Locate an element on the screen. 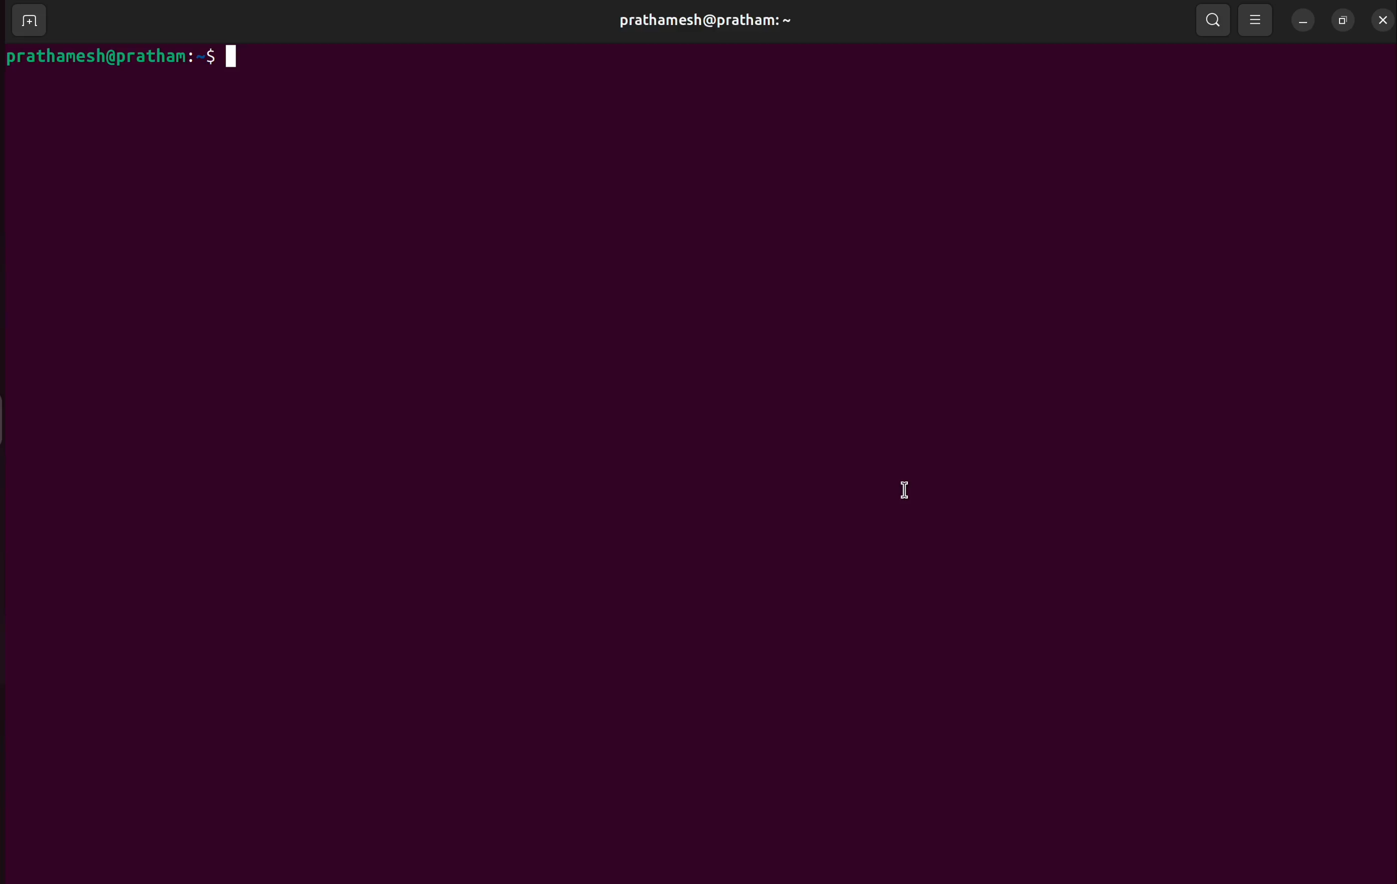 The height and width of the screenshot is (884, 1397). prathmesh@pratham:~ is located at coordinates (704, 20).